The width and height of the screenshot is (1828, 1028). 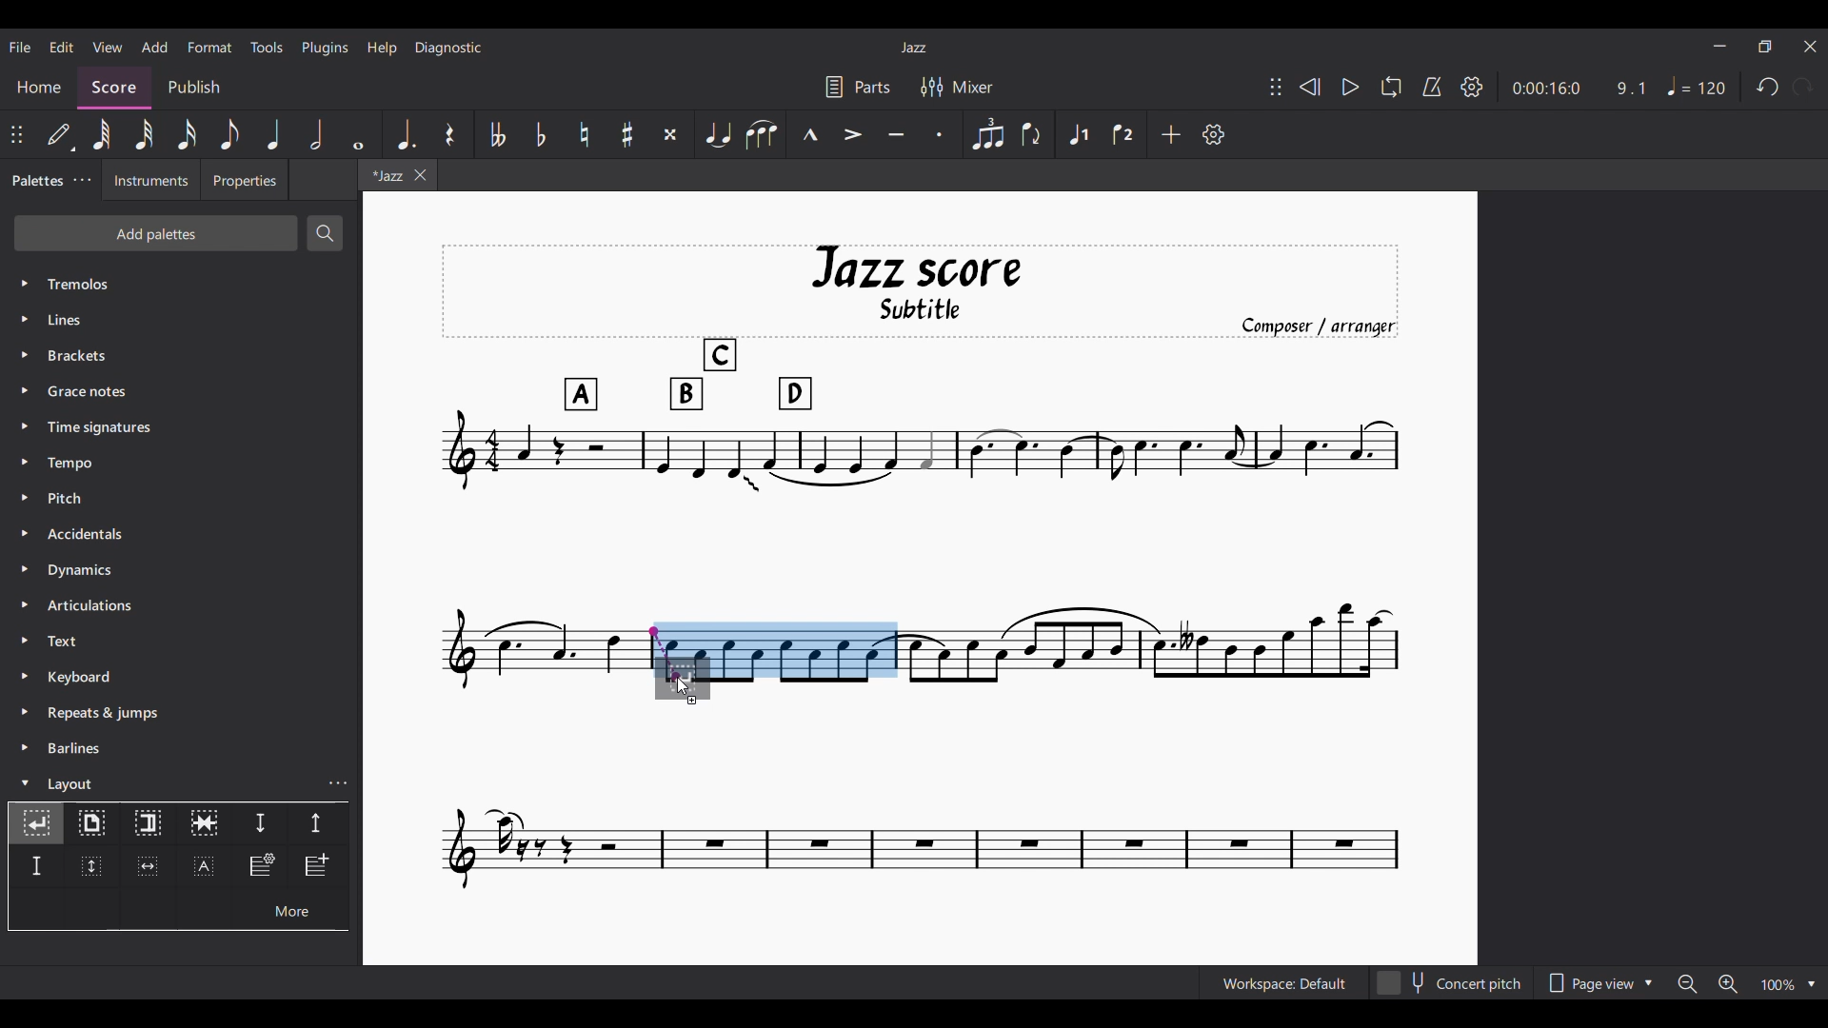 I want to click on Settings, so click(x=1472, y=88).